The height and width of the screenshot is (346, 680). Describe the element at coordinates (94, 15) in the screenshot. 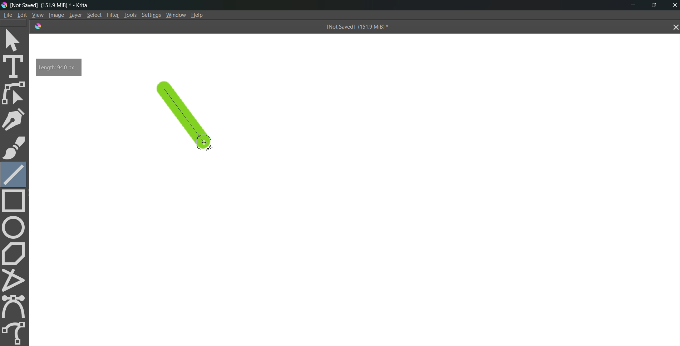

I see `Select` at that location.